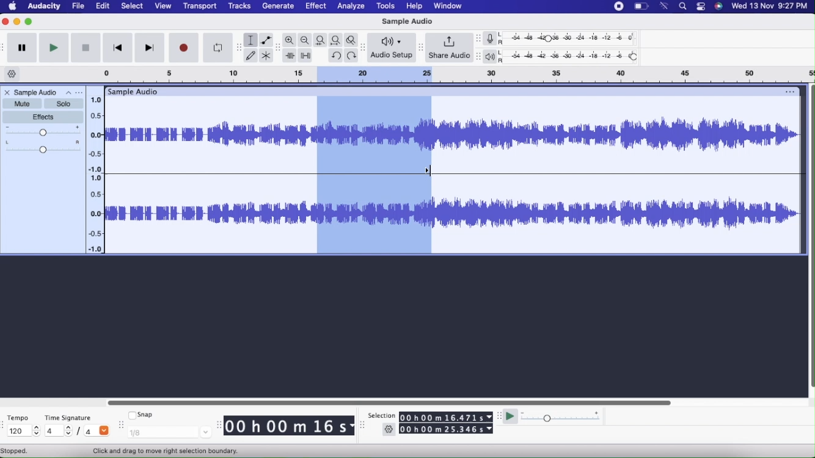 The image size is (815, 458). I want to click on Redo, so click(353, 56).